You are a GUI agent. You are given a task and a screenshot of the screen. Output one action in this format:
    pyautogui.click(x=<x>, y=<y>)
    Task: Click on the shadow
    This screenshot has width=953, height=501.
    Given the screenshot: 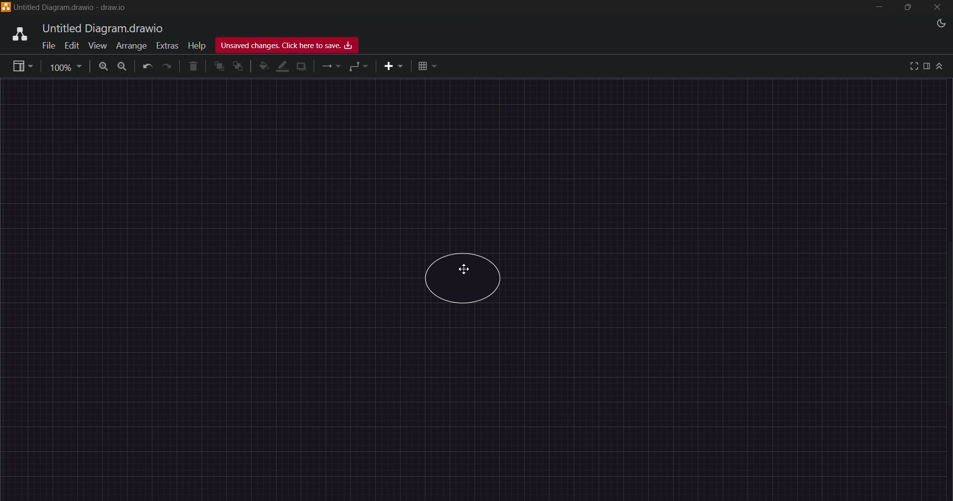 What is the action you would take?
    pyautogui.click(x=303, y=66)
    